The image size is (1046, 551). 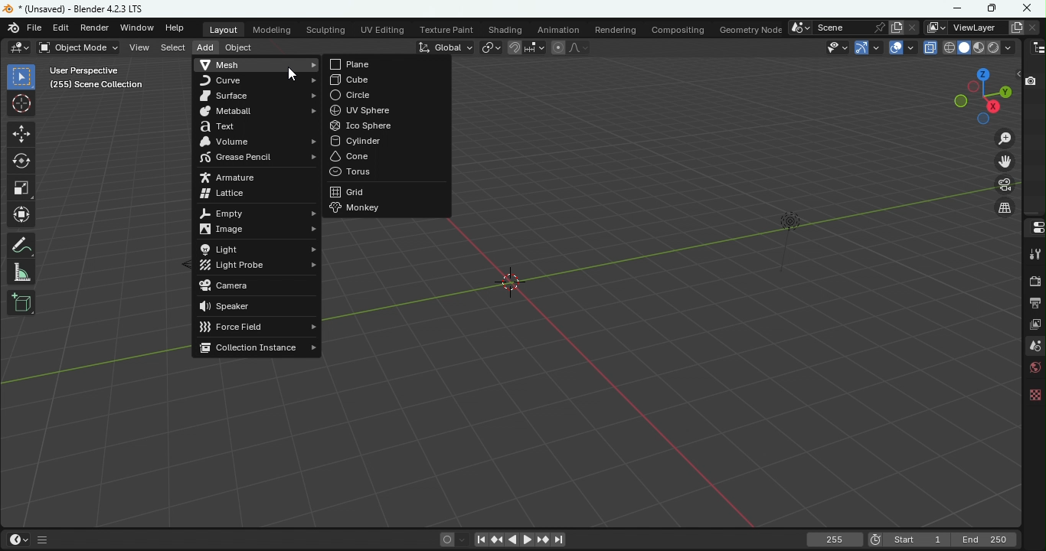 I want to click on World, so click(x=1031, y=370).